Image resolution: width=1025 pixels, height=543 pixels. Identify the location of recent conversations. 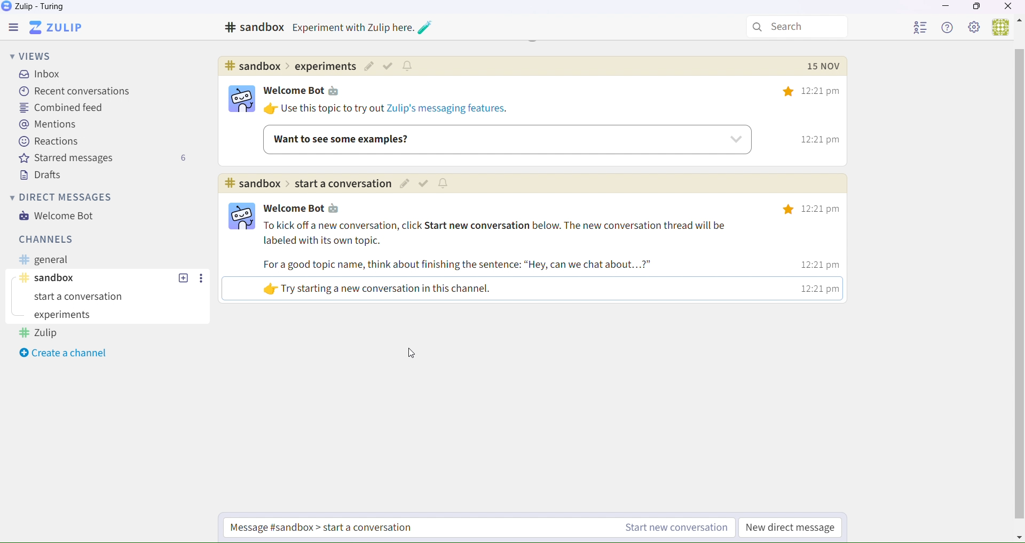
(75, 91).